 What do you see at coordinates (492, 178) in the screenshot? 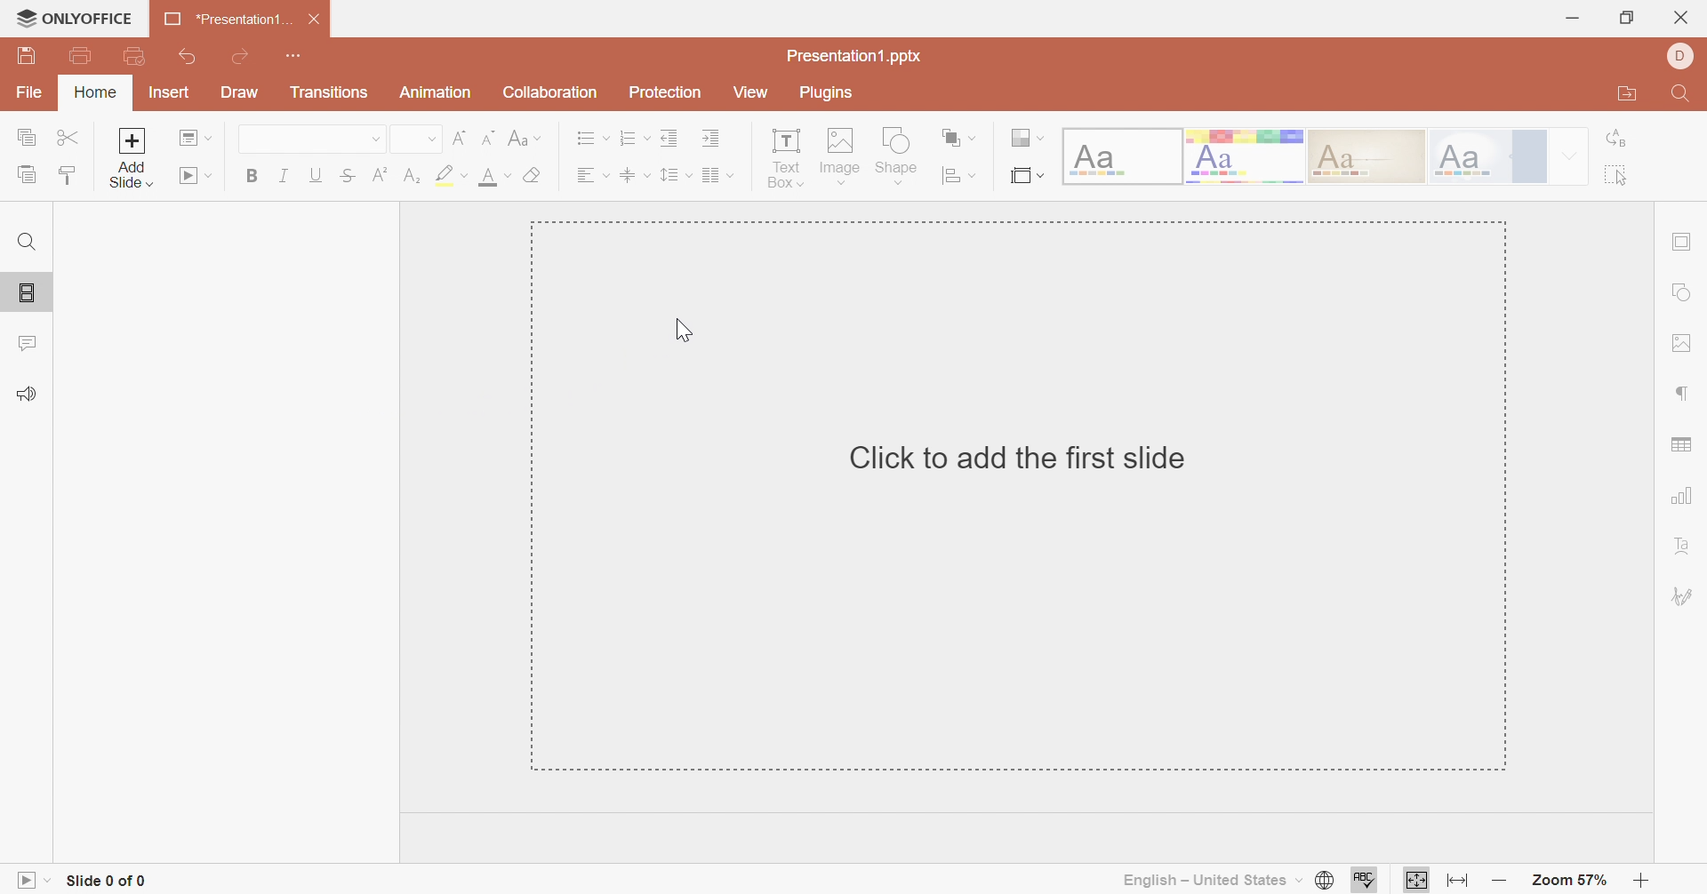
I see `Font color` at bounding box center [492, 178].